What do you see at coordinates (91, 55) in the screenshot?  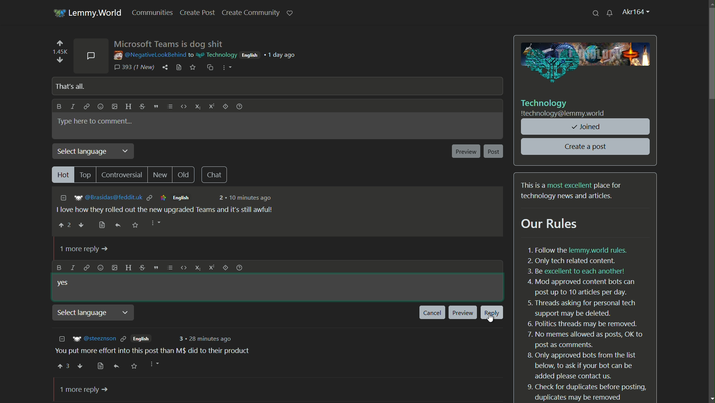 I see `comments` at bounding box center [91, 55].